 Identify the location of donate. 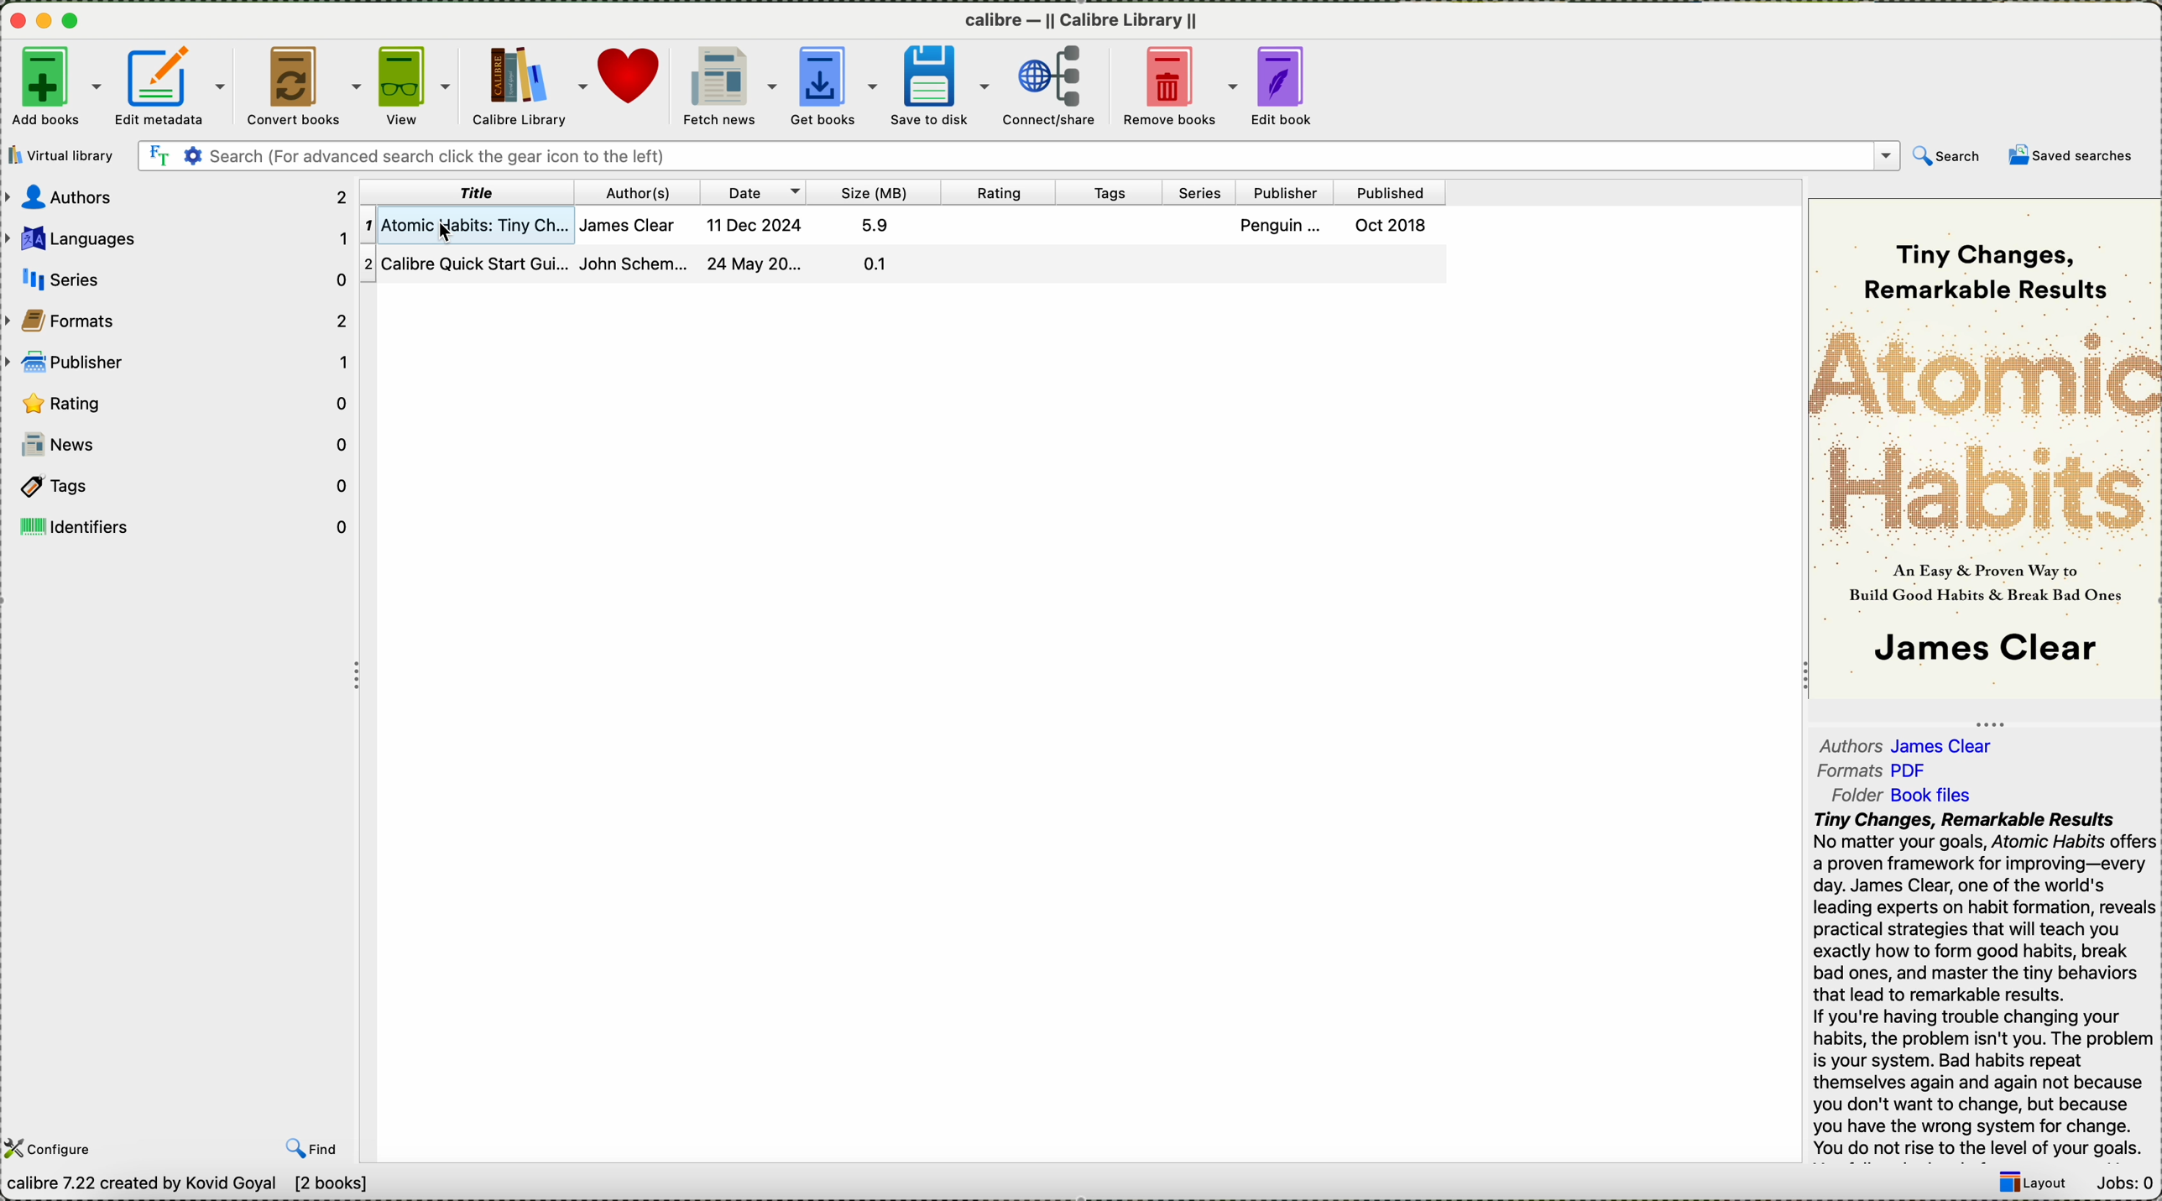
(632, 84).